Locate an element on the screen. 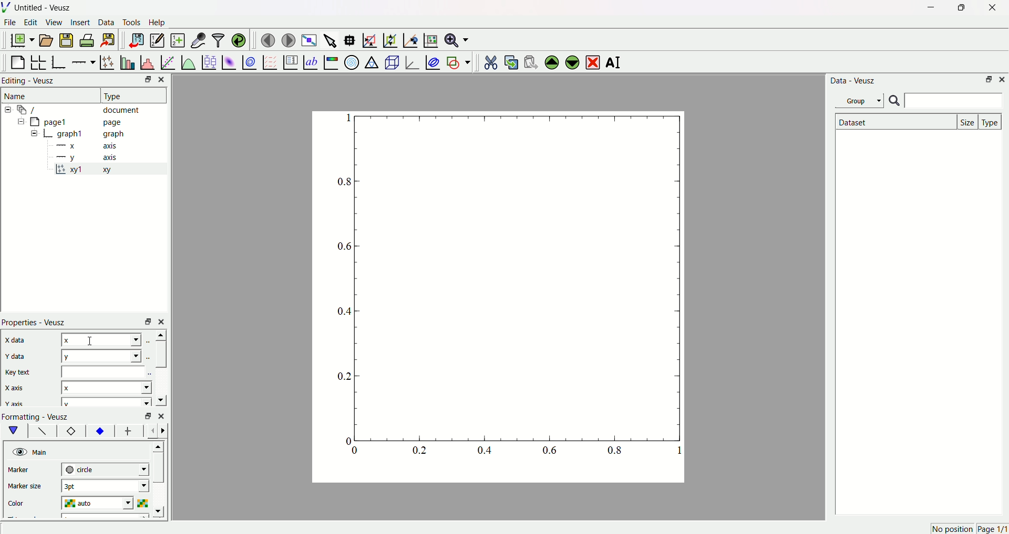 Image resolution: width=1009 pixels, height=534 pixels. add axis is located at coordinates (84, 60).